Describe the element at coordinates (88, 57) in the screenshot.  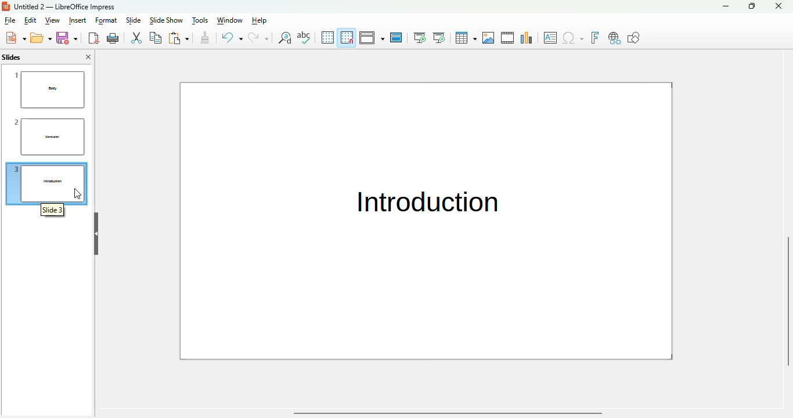
I see `close pane` at that location.